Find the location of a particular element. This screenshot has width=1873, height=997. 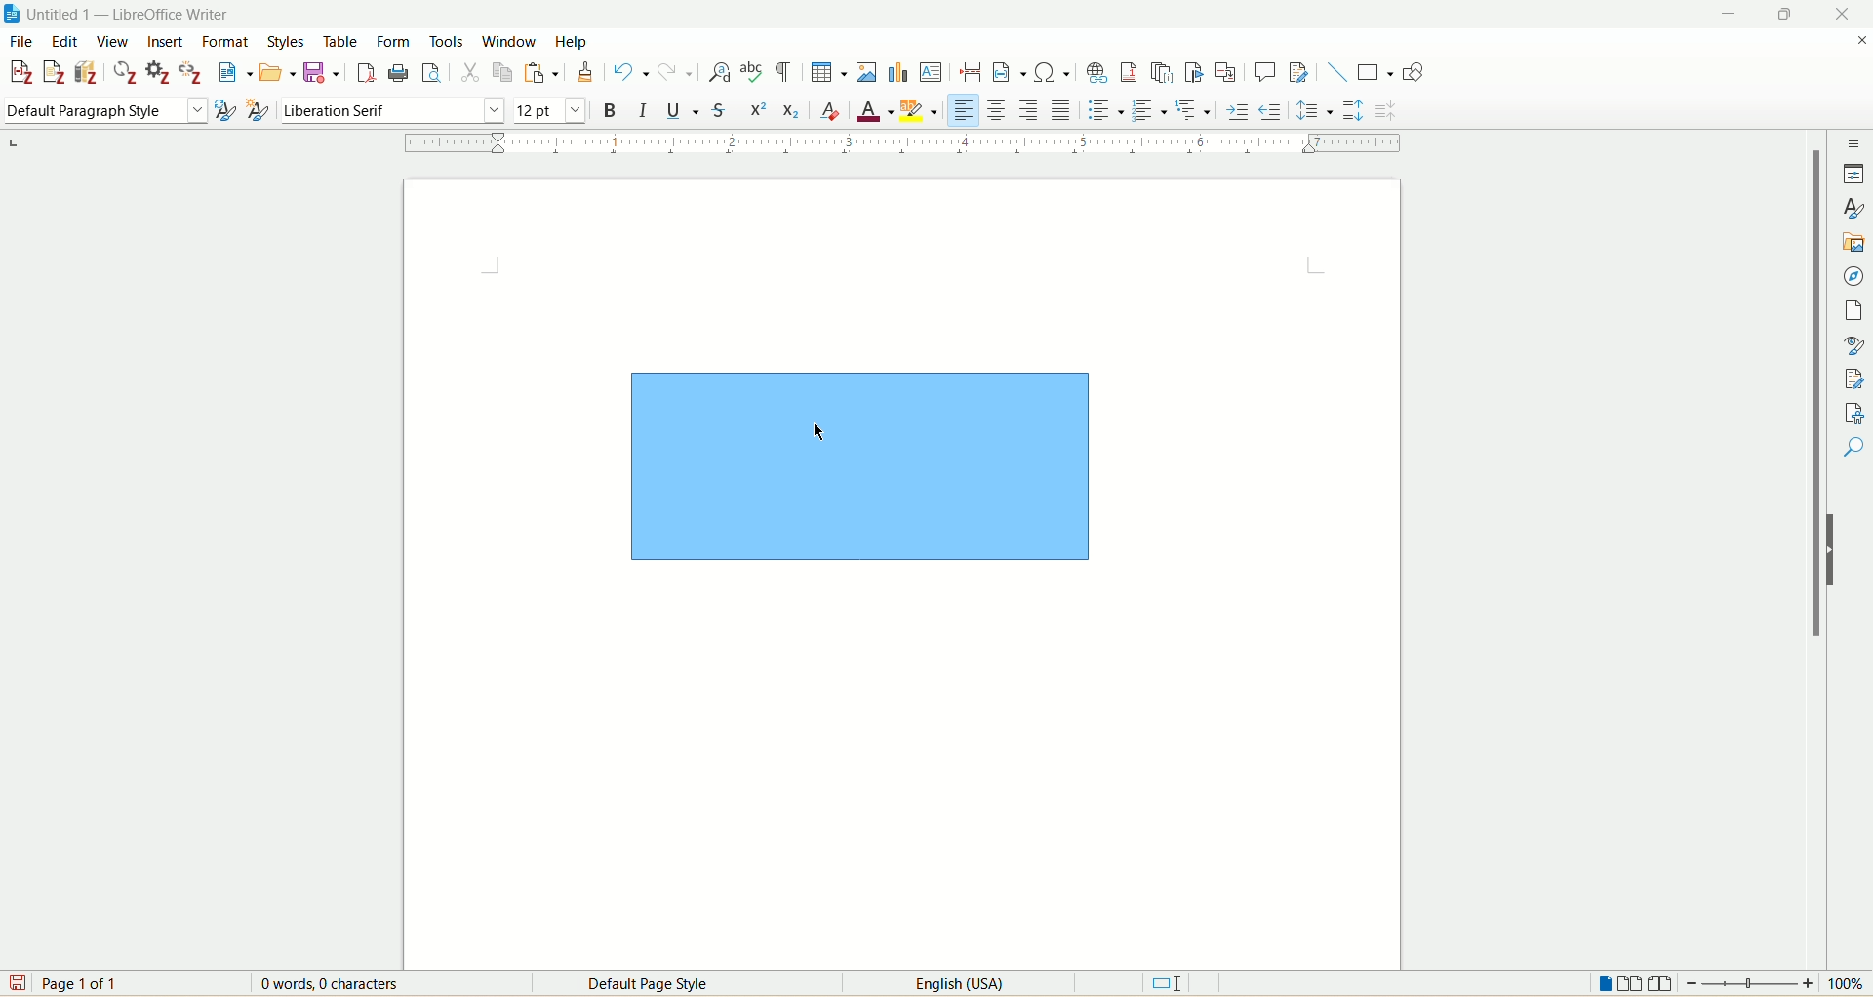

superscript is located at coordinates (754, 110).